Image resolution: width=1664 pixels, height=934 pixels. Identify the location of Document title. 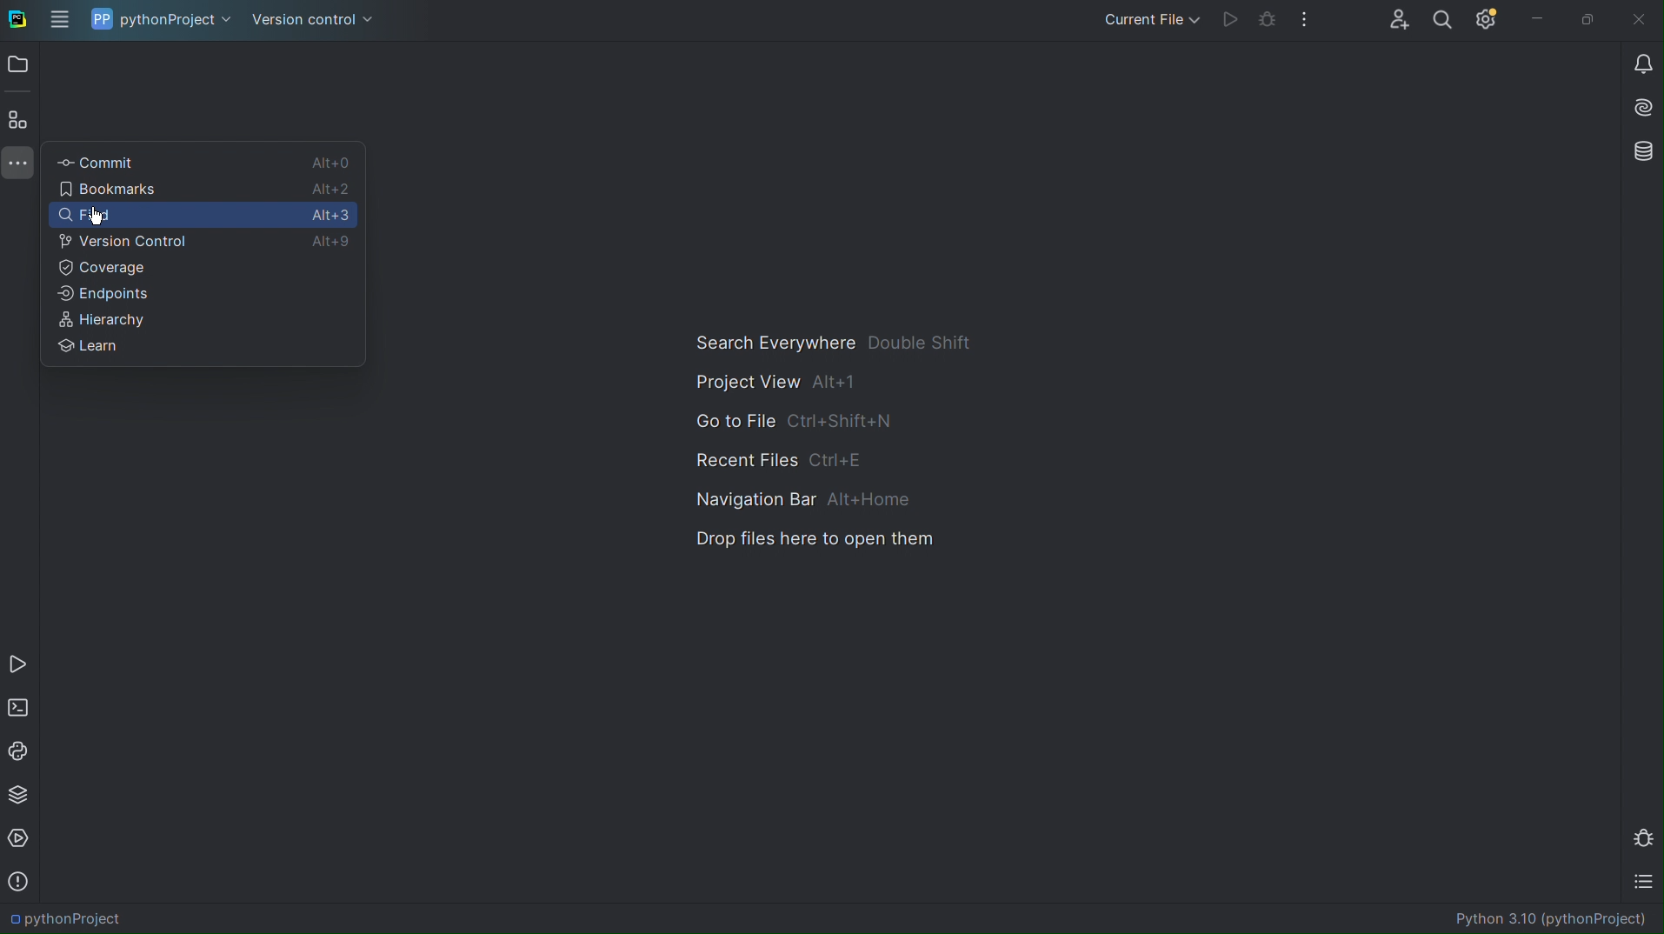
(1534, 920).